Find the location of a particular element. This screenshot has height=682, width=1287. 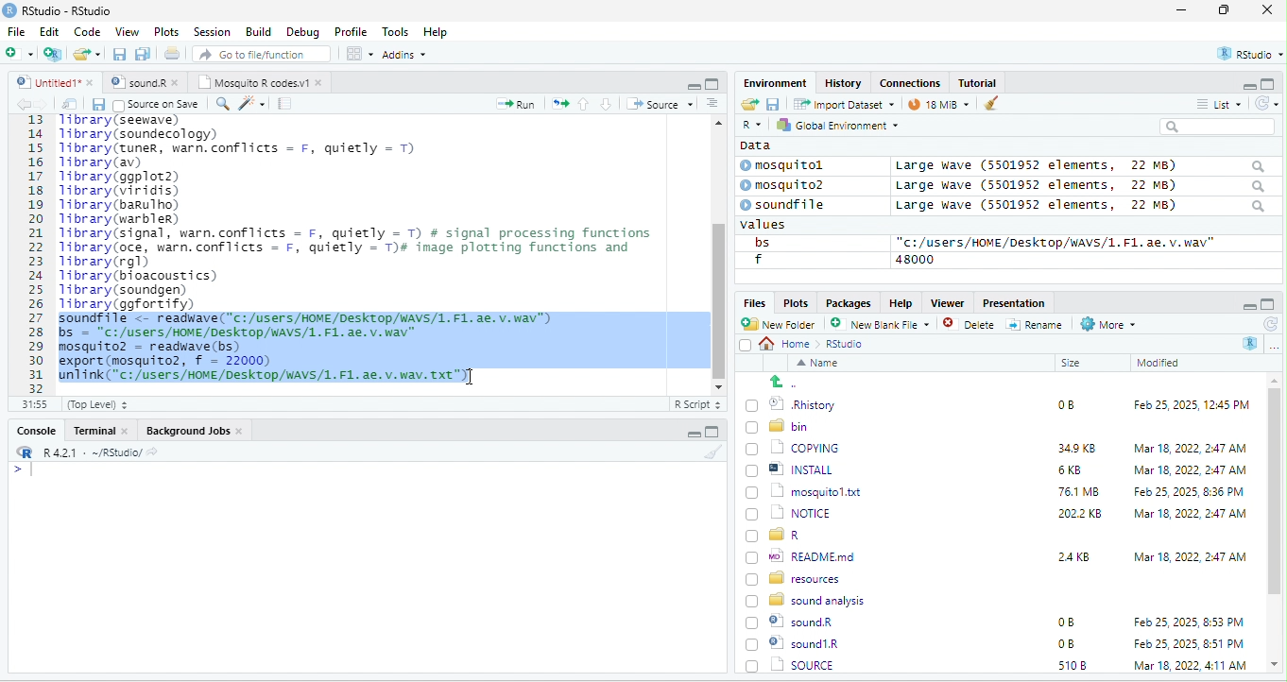

Mar 18, 2022, 4:11 AM is located at coordinates (1189, 643).